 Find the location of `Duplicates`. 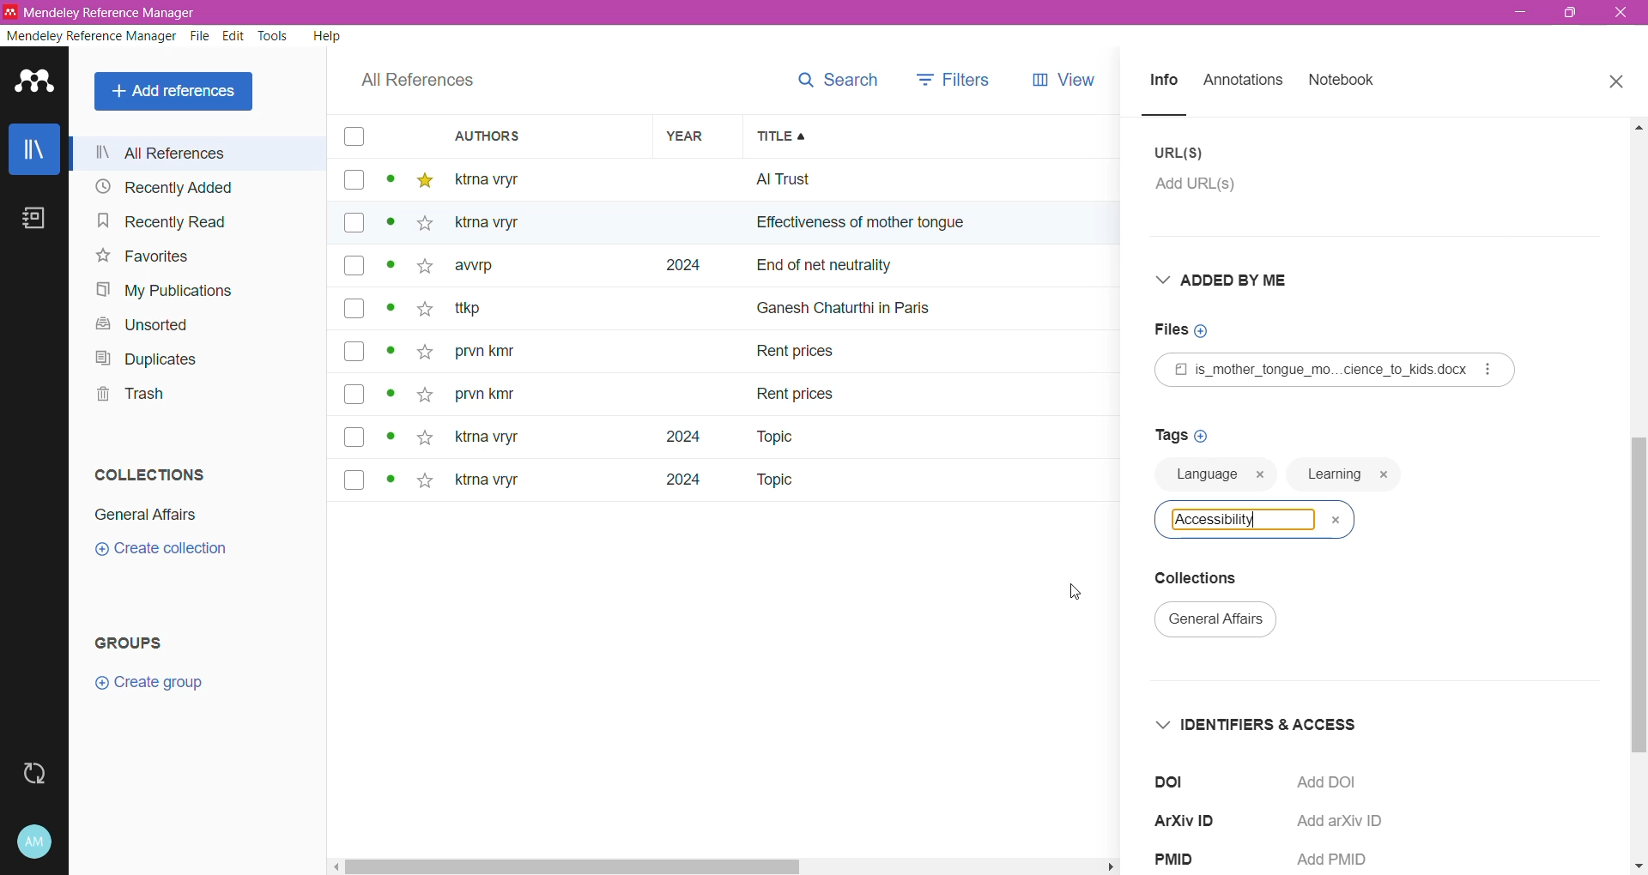

Duplicates is located at coordinates (147, 359).